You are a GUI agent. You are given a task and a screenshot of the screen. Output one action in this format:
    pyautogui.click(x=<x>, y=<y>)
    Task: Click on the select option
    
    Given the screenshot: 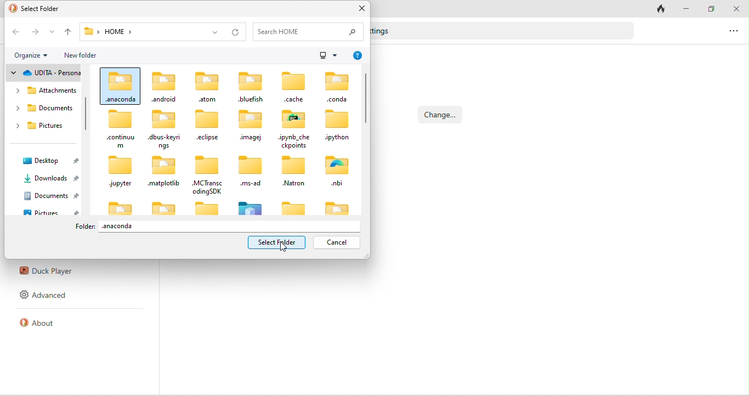 What is the action you would take?
    pyautogui.click(x=275, y=244)
    